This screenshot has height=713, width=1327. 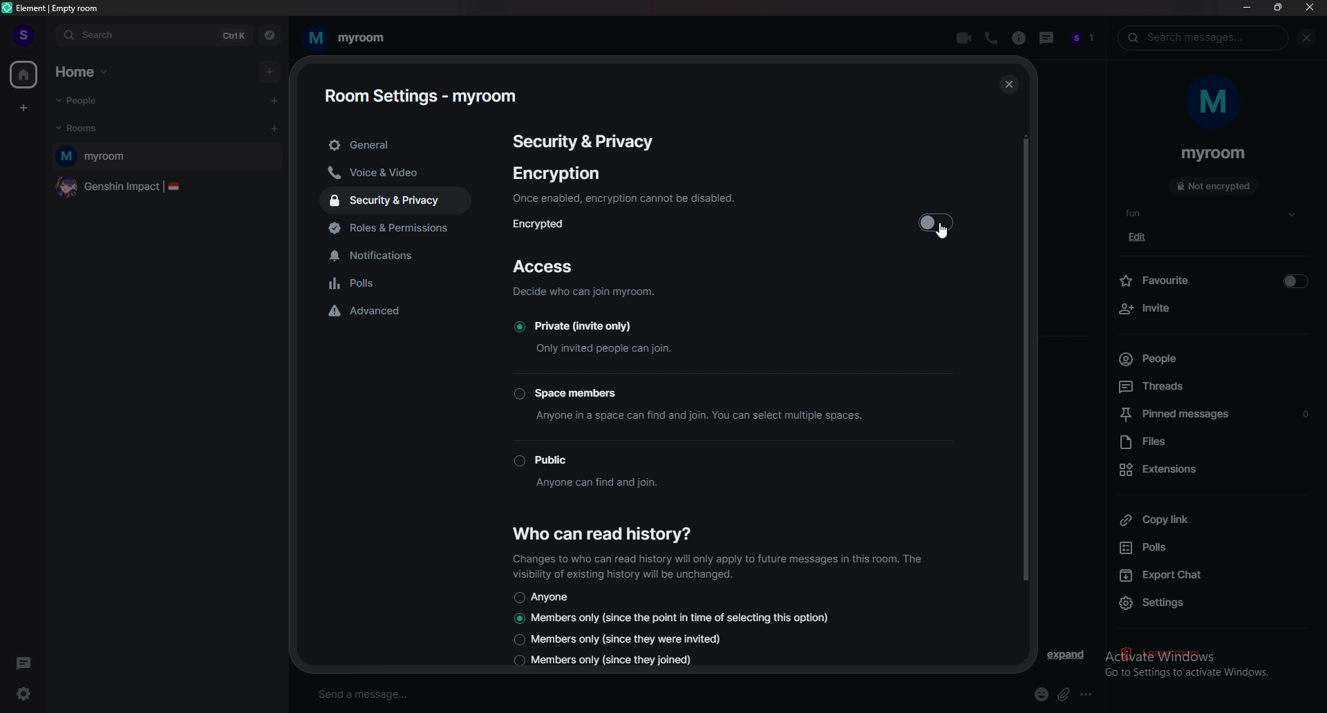 What do you see at coordinates (1212, 471) in the screenshot?
I see `extensions` at bounding box center [1212, 471].